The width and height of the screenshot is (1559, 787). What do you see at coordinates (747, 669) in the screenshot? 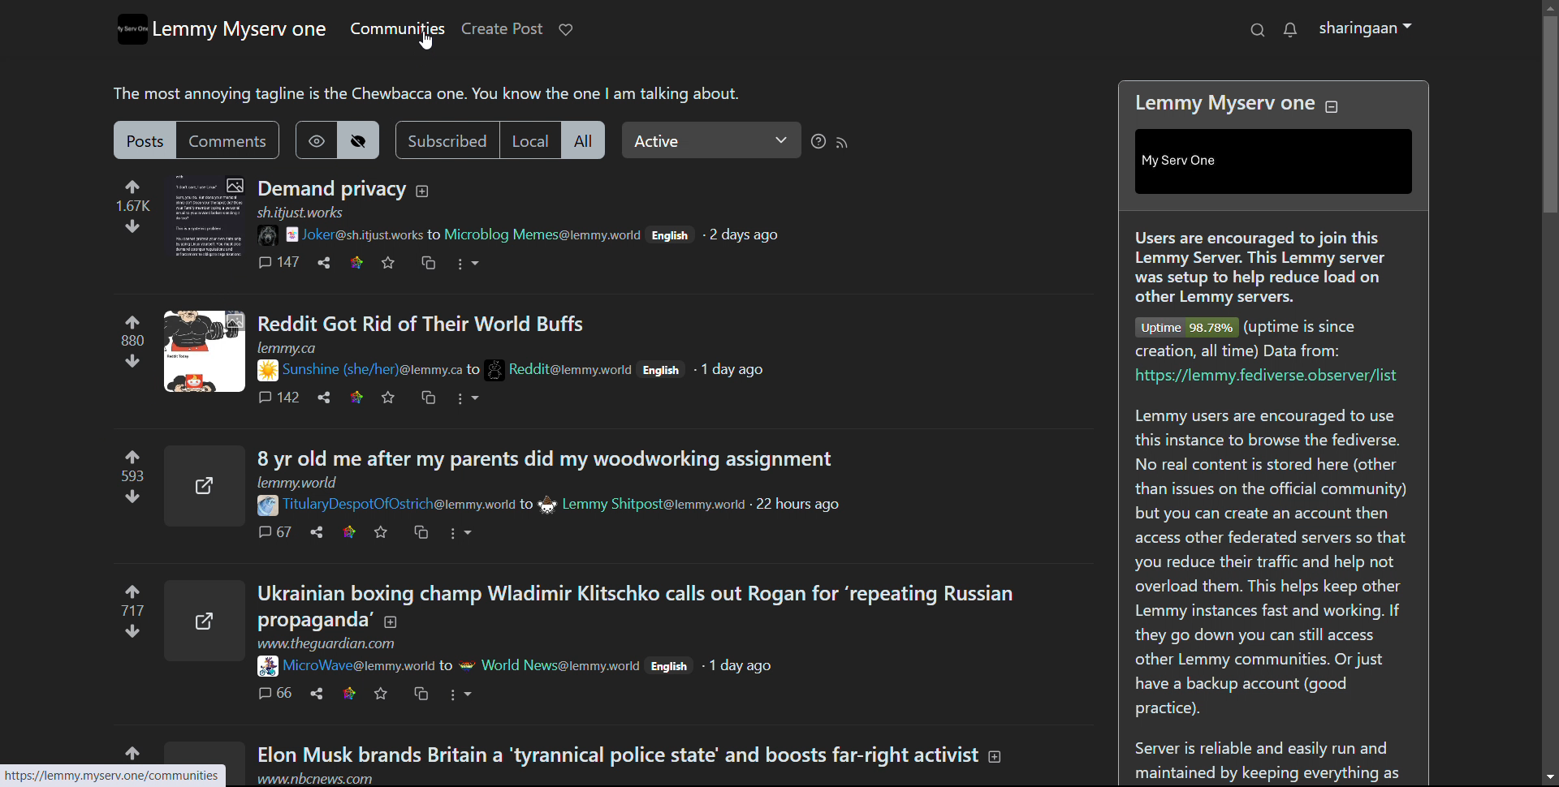
I see `1 day ago` at bounding box center [747, 669].